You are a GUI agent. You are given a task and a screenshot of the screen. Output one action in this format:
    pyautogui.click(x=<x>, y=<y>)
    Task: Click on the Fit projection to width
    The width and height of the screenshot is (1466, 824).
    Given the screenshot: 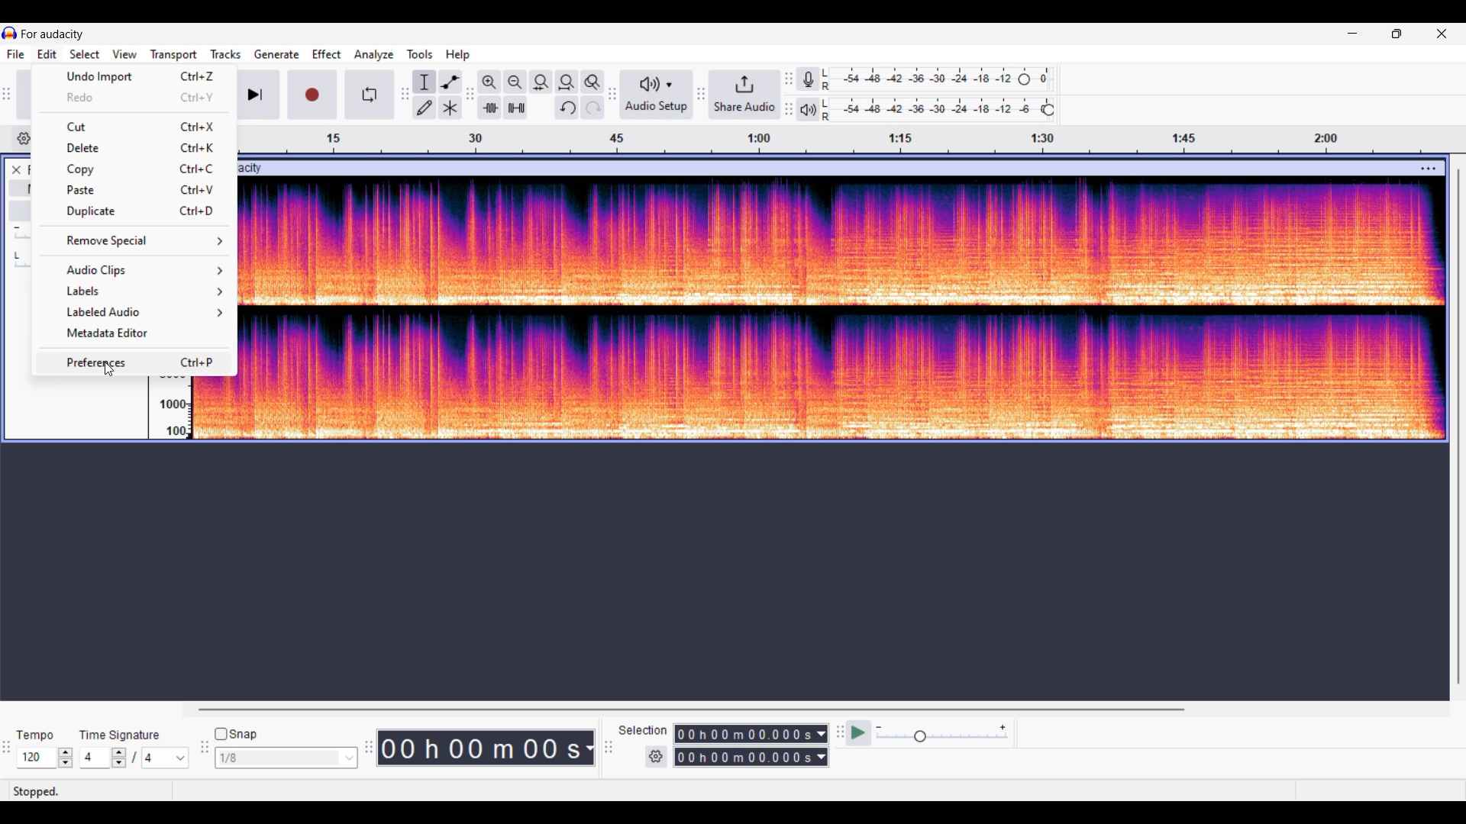 What is the action you would take?
    pyautogui.click(x=567, y=82)
    